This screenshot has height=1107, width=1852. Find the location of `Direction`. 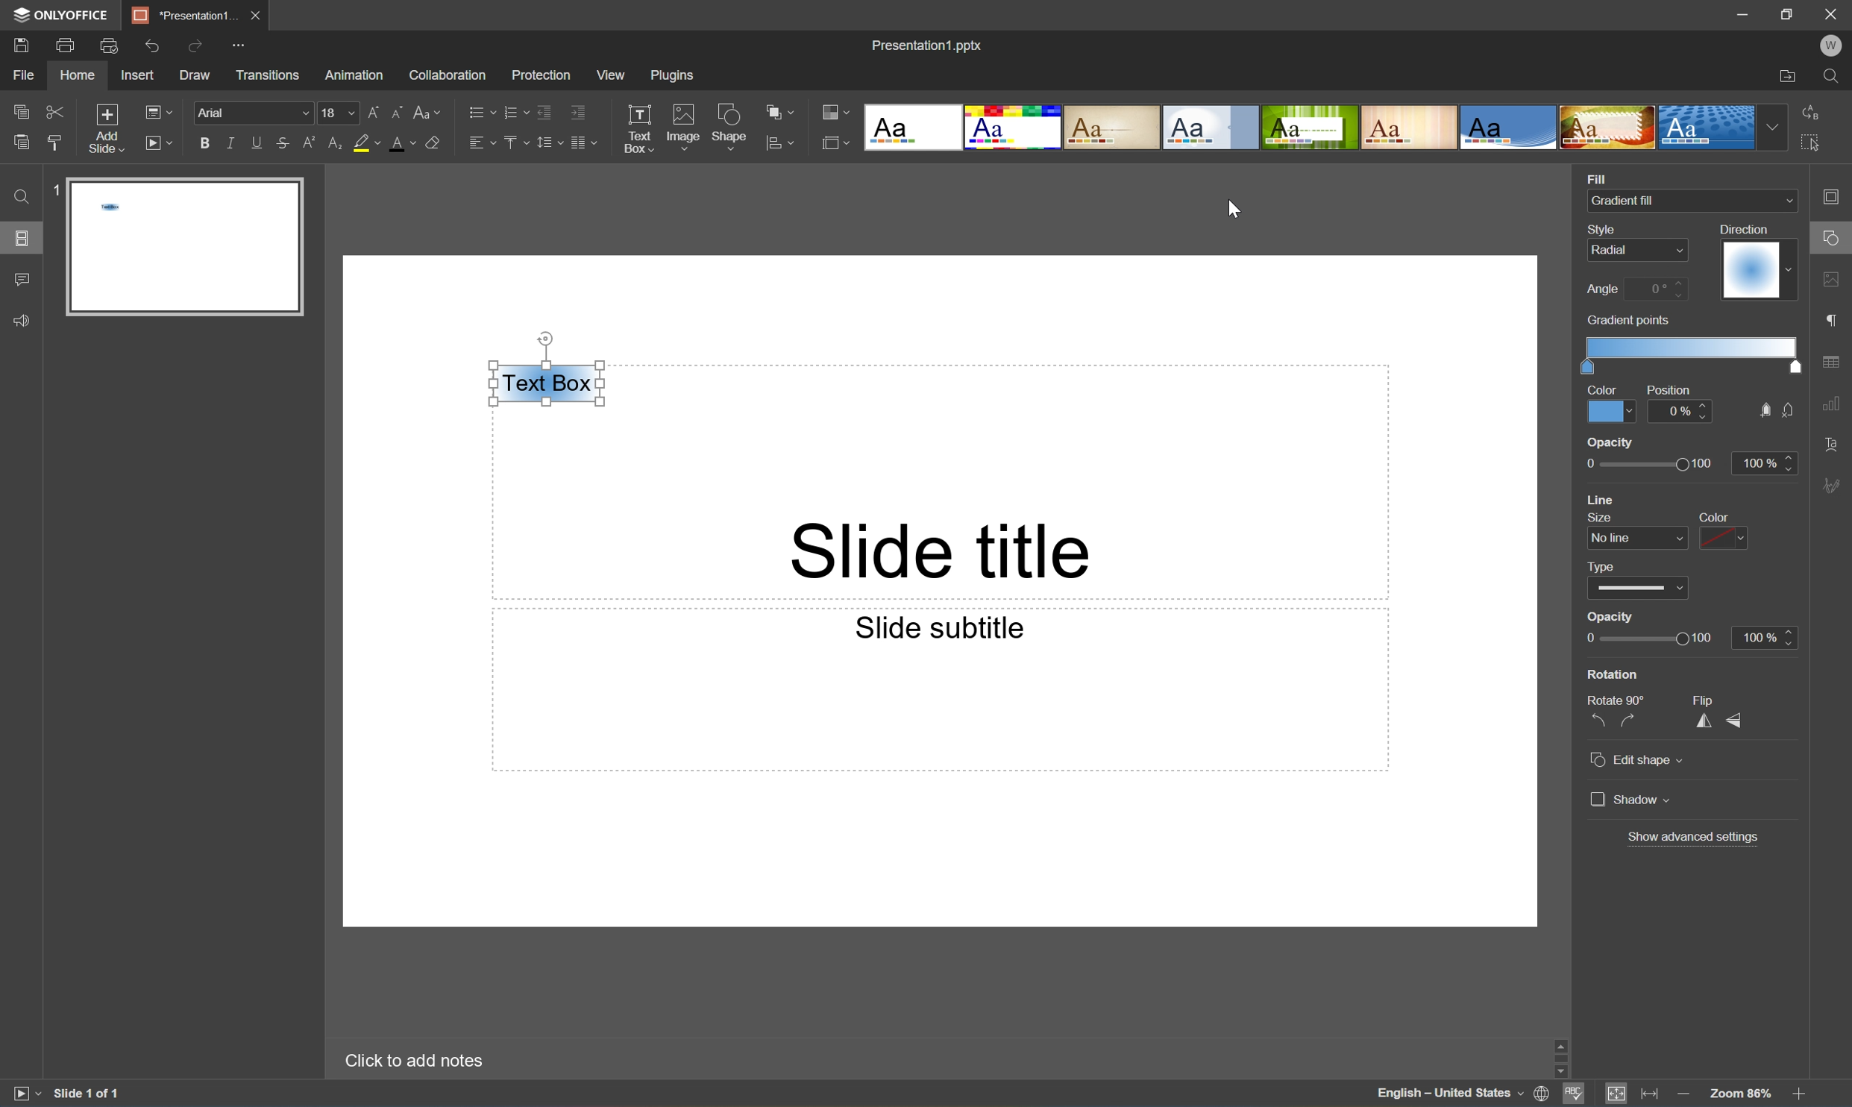

Direction is located at coordinates (1748, 228).